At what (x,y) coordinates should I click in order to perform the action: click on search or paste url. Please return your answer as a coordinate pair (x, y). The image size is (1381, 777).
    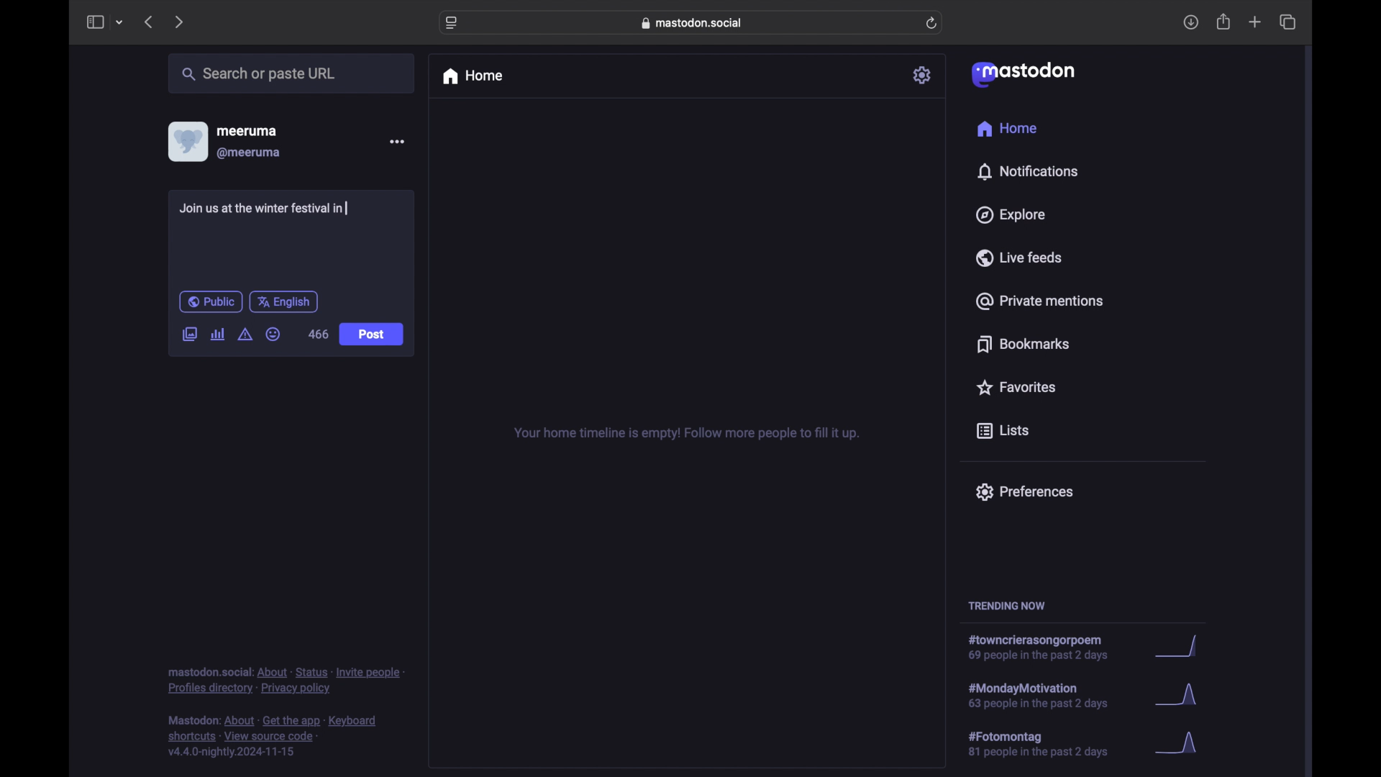
    Looking at the image, I should click on (258, 74).